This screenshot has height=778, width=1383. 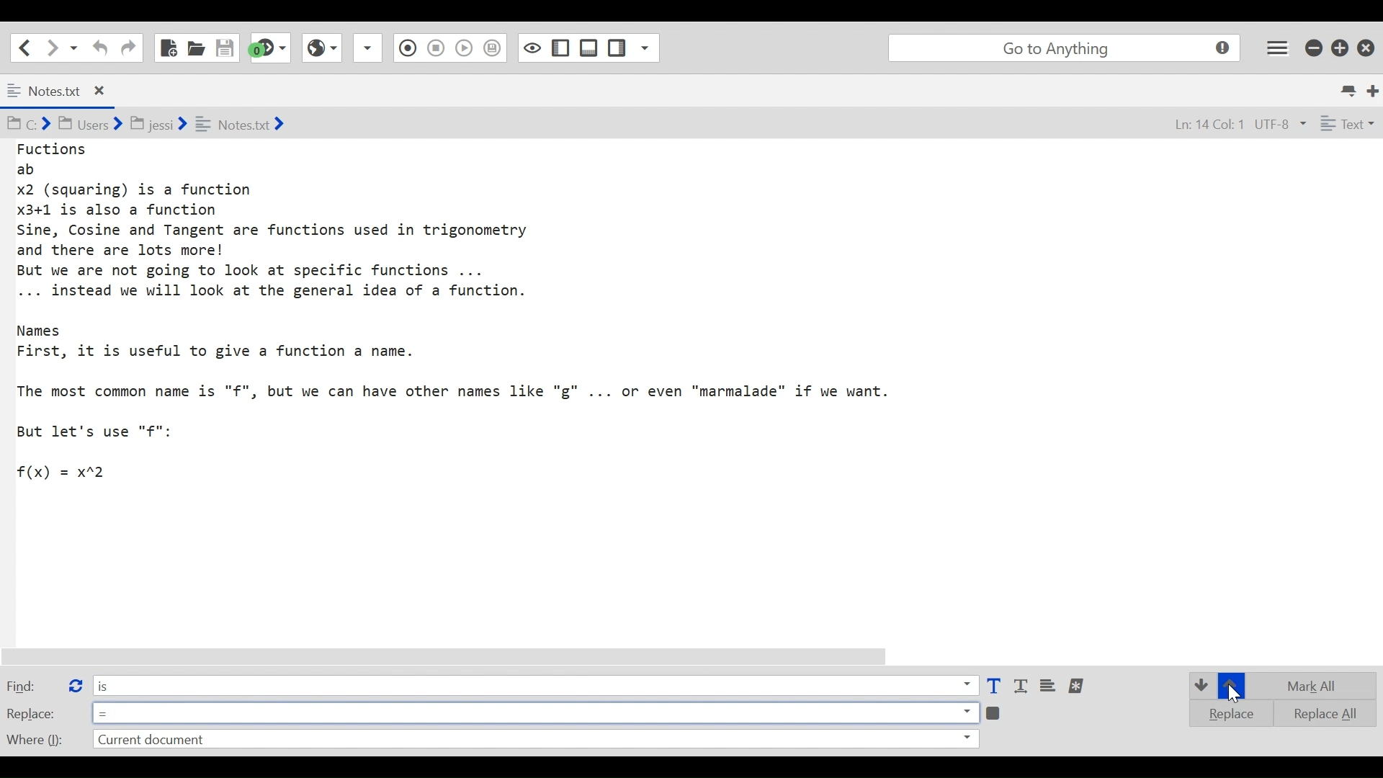 What do you see at coordinates (74, 684) in the screenshot?
I see `Replace Button` at bounding box center [74, 684].